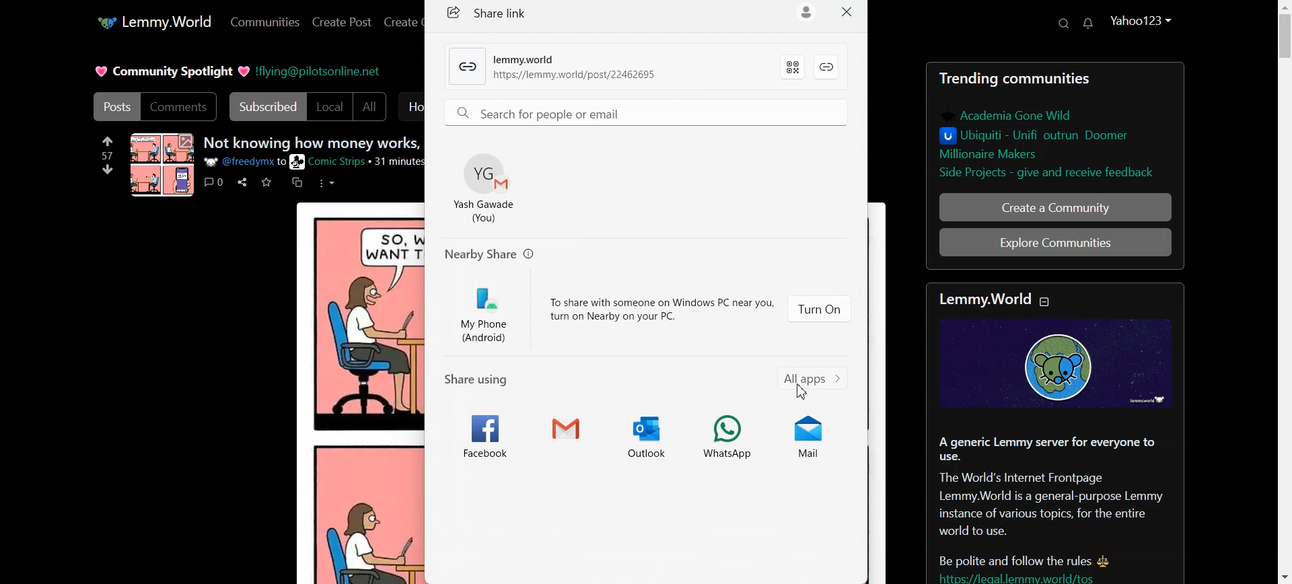  What do you see at coordinates (828, 67) in the screenshot?
I see `Hyperlink` at bounding box center [828, 67].